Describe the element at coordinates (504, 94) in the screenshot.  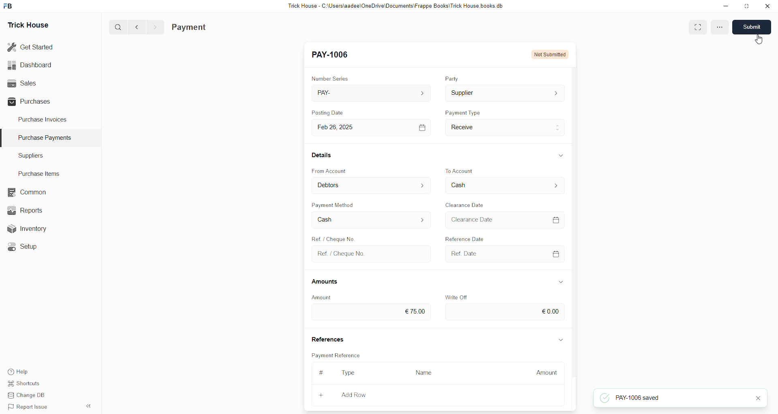
I see `Supplier` at that location.